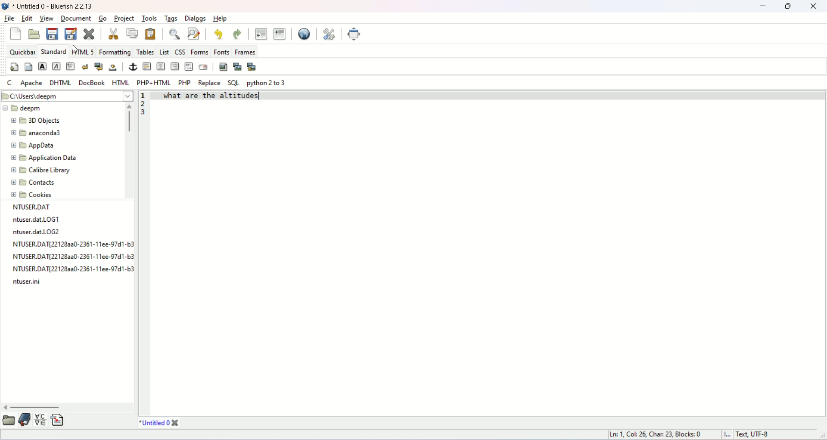  I want to click on undo, so click(219, 33).